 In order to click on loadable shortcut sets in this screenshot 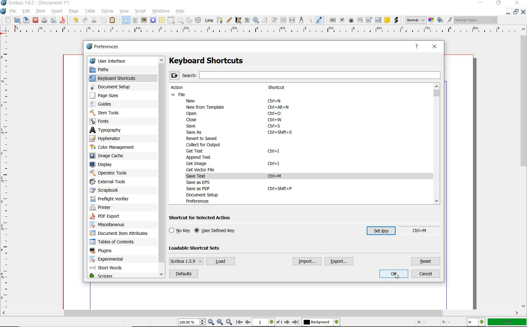, I will do `click(200, 248)`.